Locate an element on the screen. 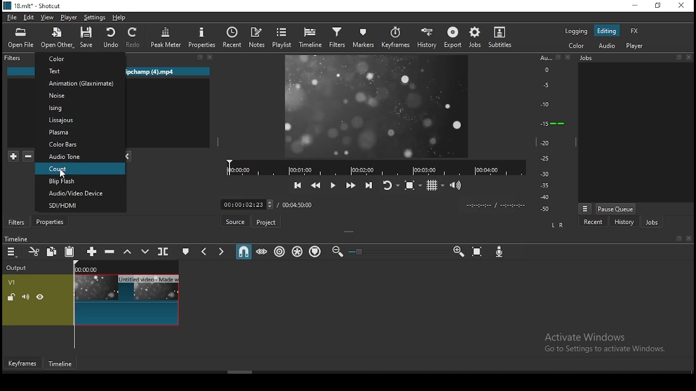 This screenshot has width=696, height=391. playlist is located at coordinates (282, 37).